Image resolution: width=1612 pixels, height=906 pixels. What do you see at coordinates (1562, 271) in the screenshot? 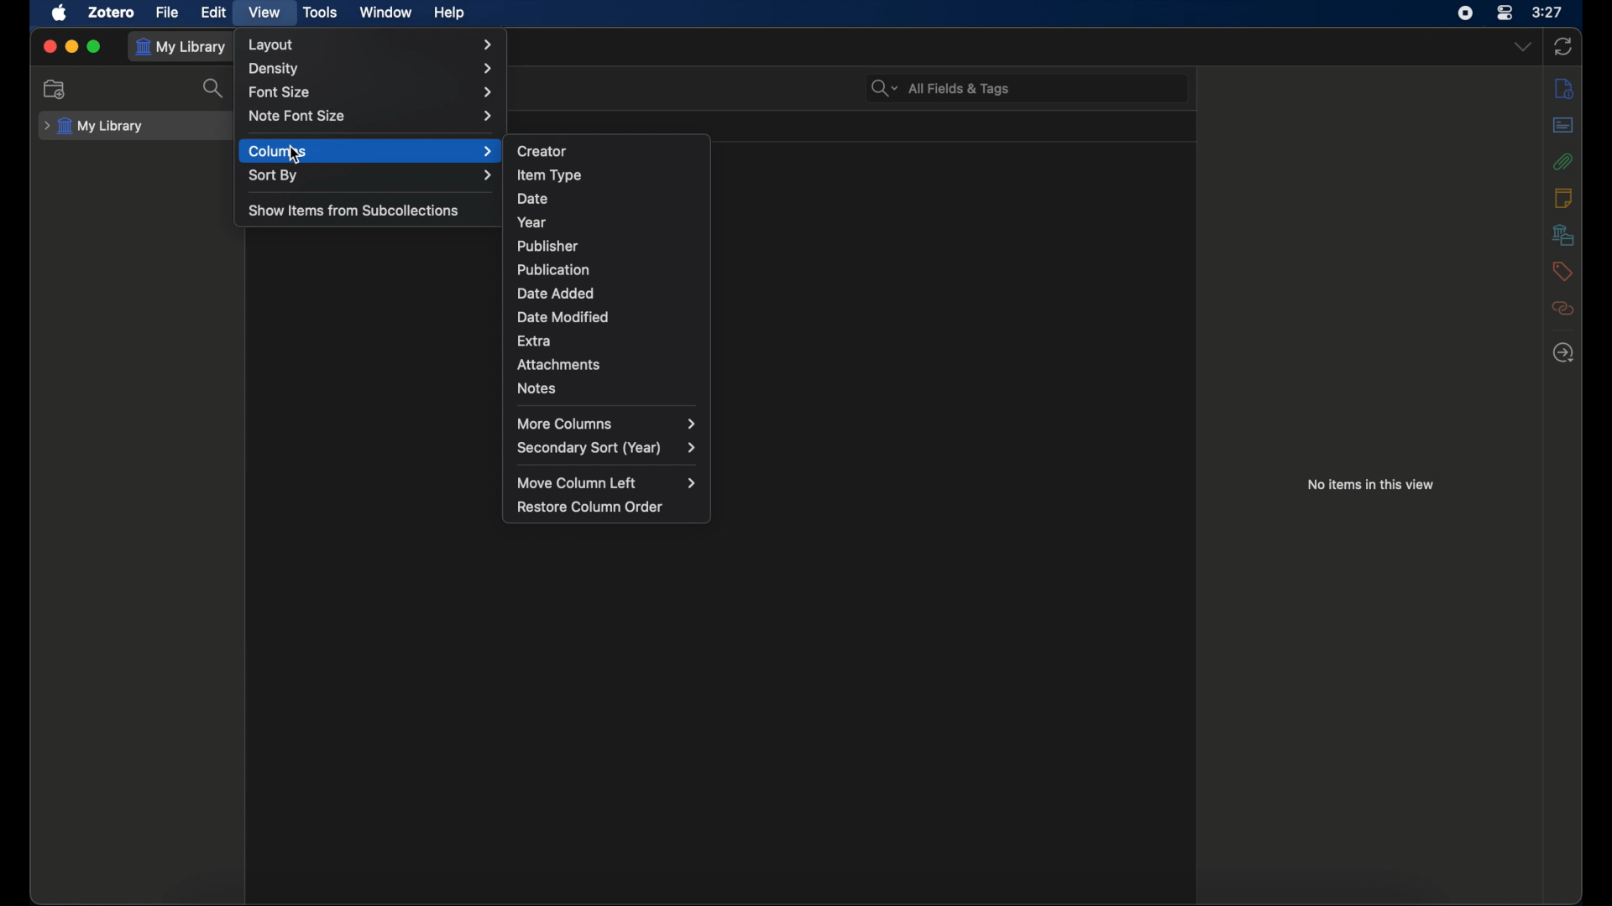
I see `tags` at bounding box center [1562, 271].